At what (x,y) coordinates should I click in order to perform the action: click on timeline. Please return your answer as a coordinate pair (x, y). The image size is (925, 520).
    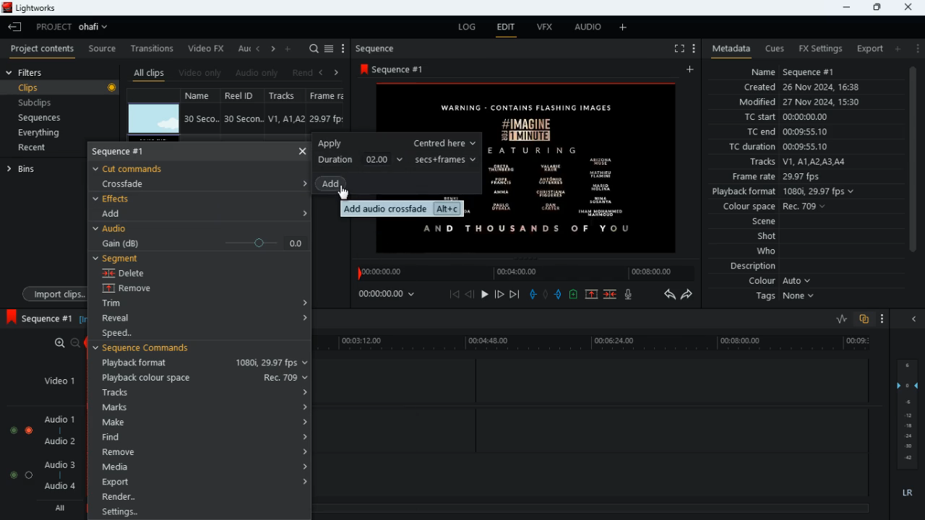
    Looking at the image, I should click on (598, 344).